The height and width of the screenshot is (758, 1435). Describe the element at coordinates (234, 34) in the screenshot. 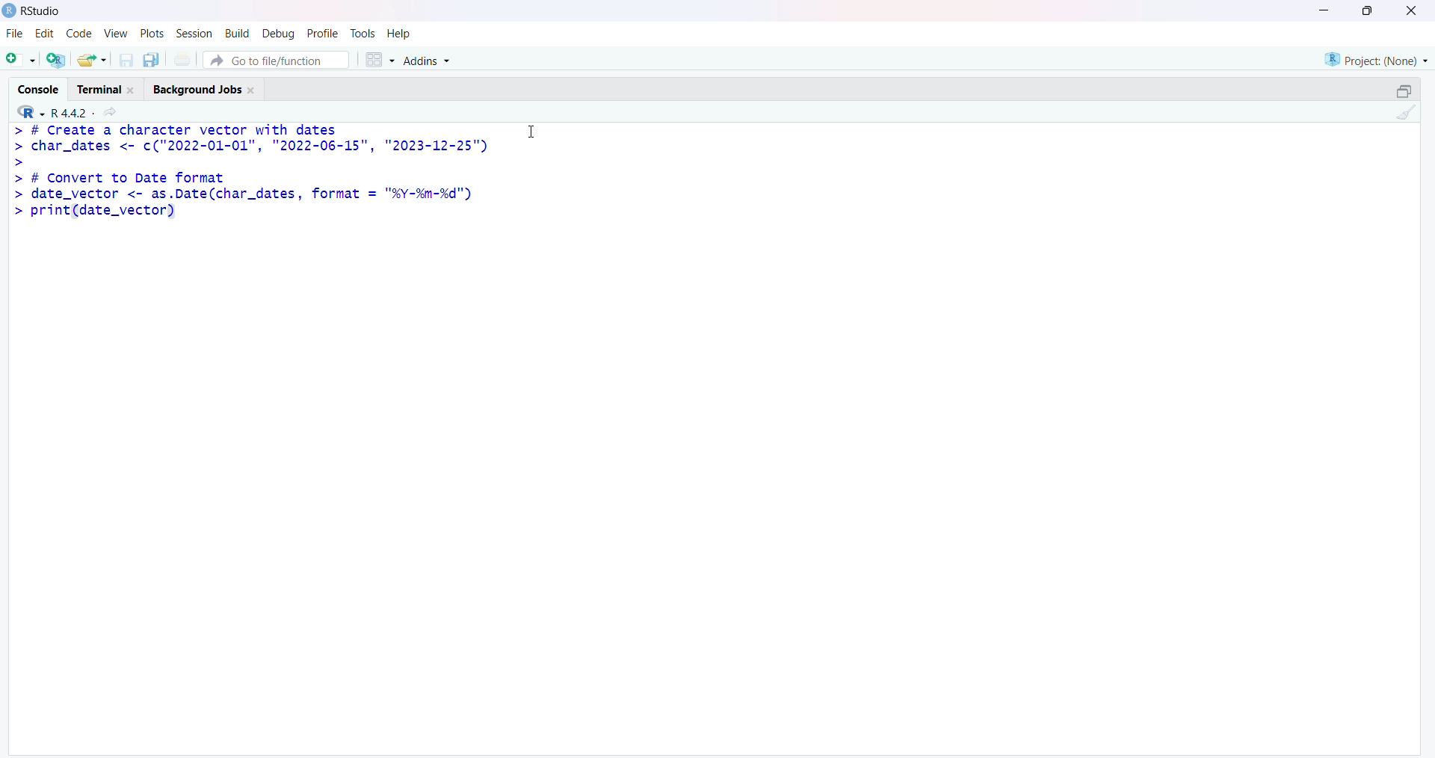

I see `Build` at that location.